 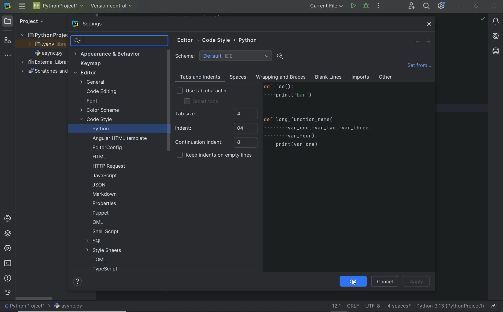 I want to click on JSON, so click(x=101, y=185).